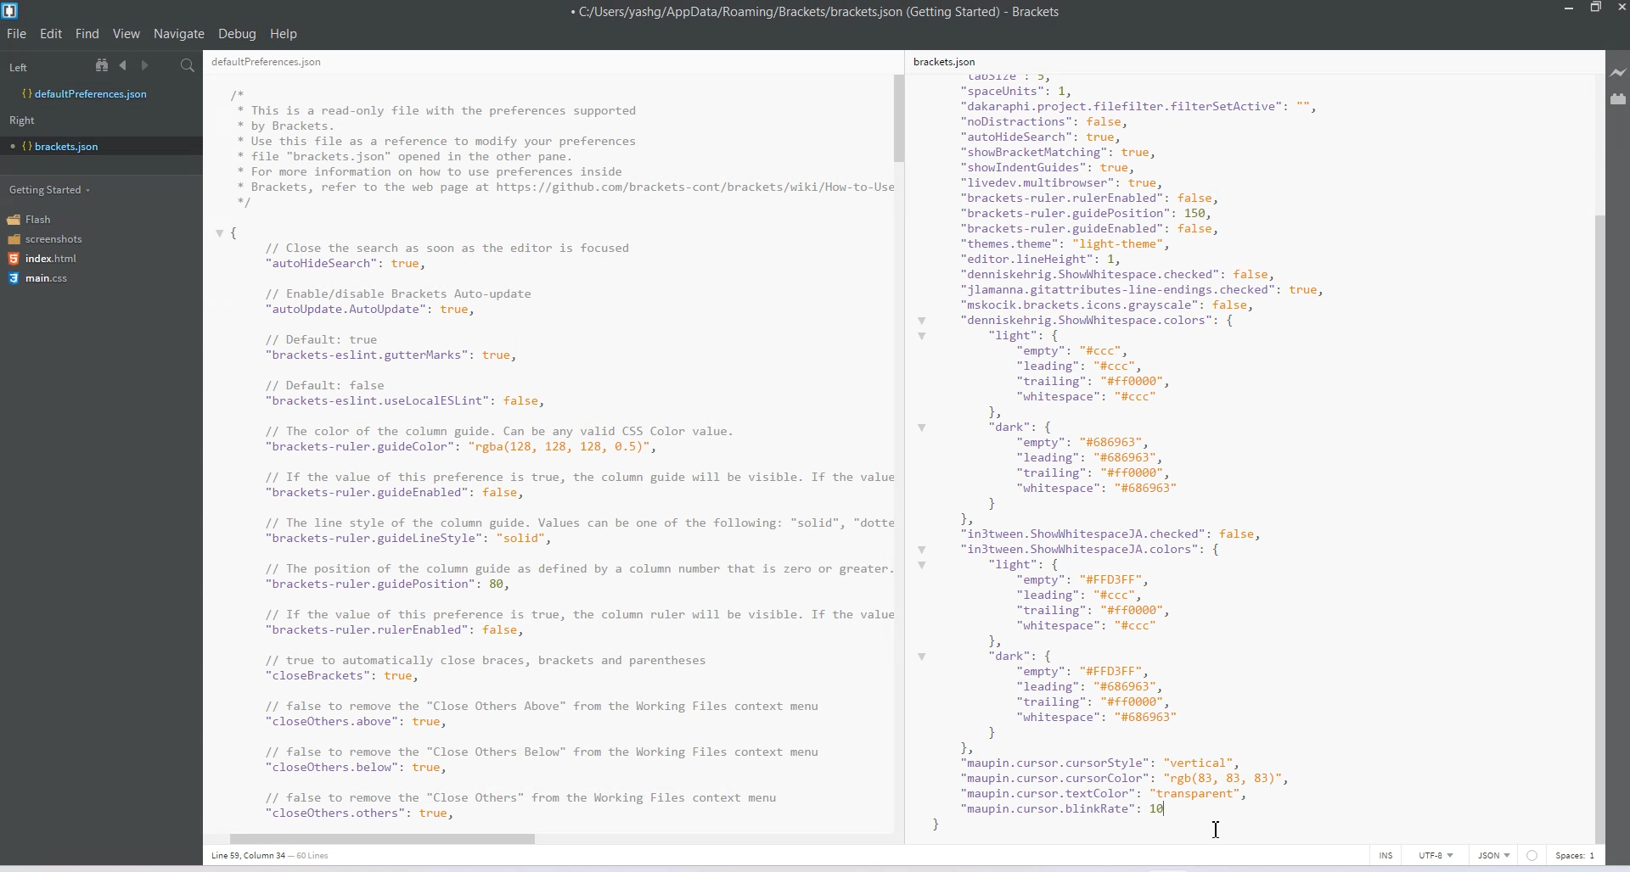 Image resolution: width=1630 pixels, height=872 pixels. What do you see at coordinates (279, 856) in the screenshot?
I see `Line 36, Column 13- 60 lines` at bounding box center [279, 856].